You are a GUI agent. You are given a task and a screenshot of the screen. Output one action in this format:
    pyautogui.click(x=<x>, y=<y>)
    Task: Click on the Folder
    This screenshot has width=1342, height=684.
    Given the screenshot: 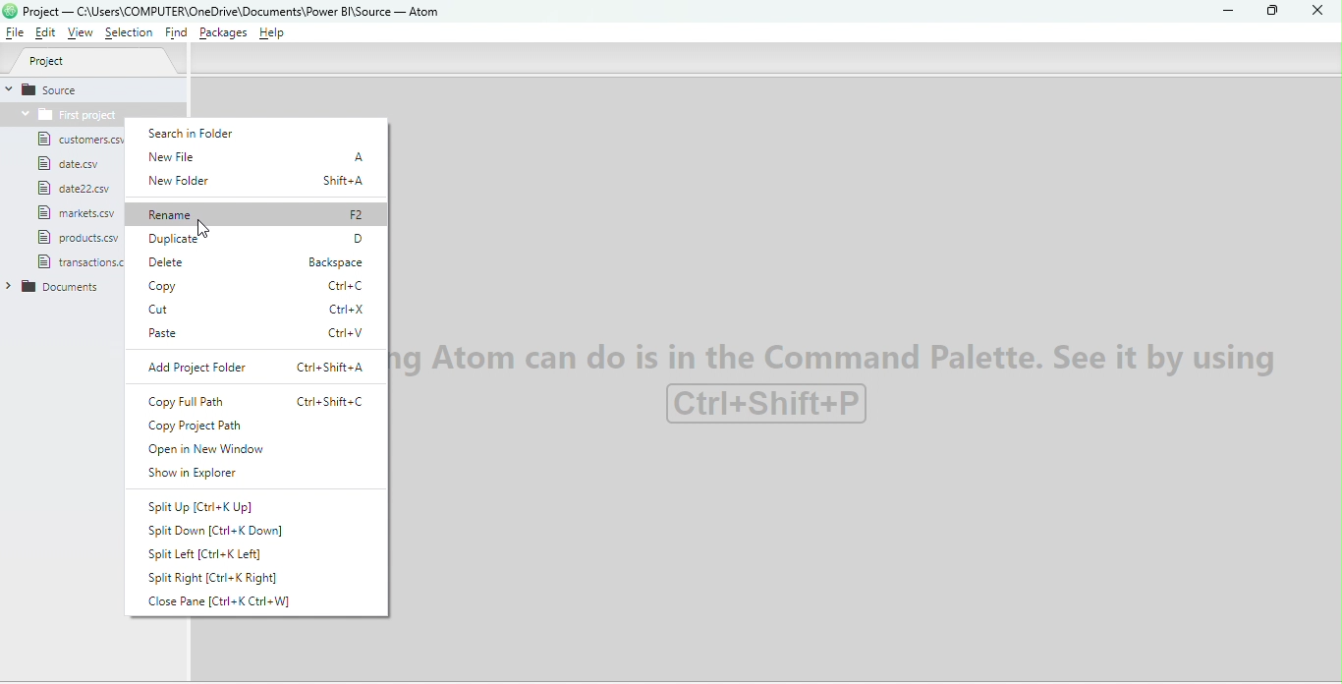 What is the action you would take?
    pyautogui.click(x=60, y=288)
    